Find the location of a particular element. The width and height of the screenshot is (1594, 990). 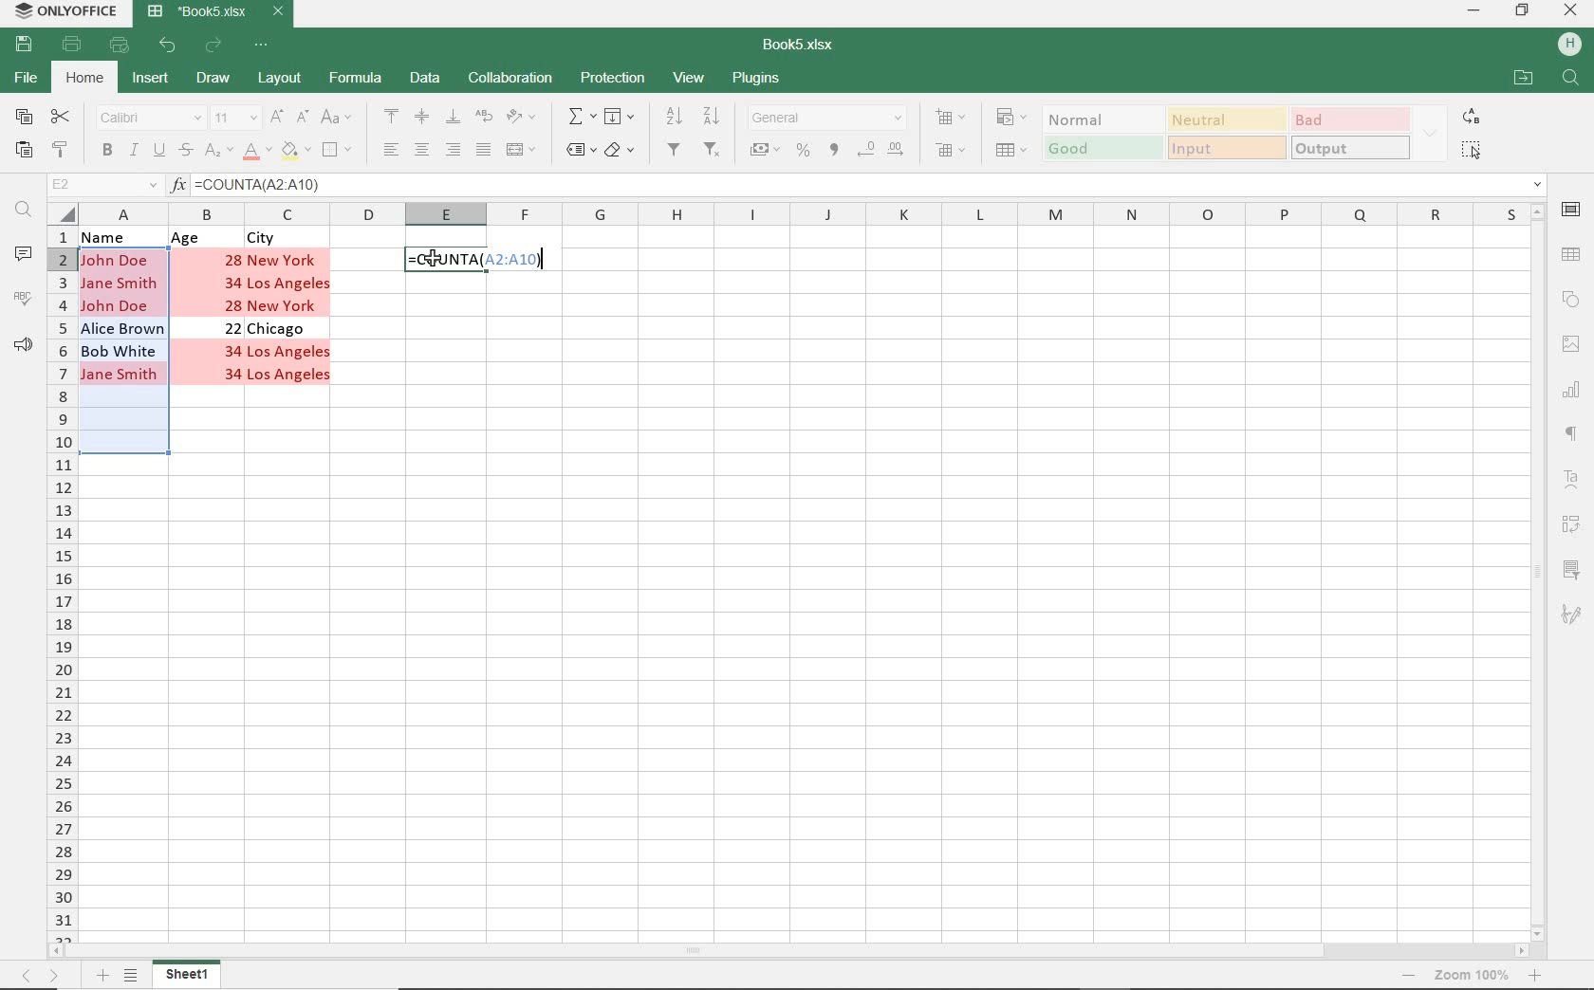

Chicago is located at coordinates (280, 330).